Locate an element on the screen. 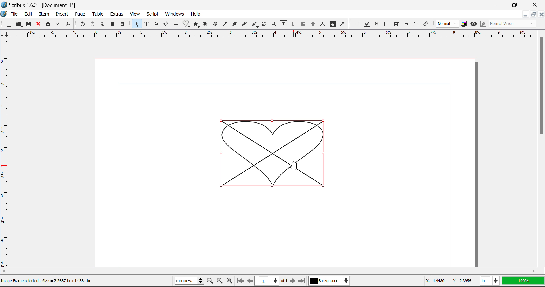  Link Text Frames is located at coordinates (304, 24).